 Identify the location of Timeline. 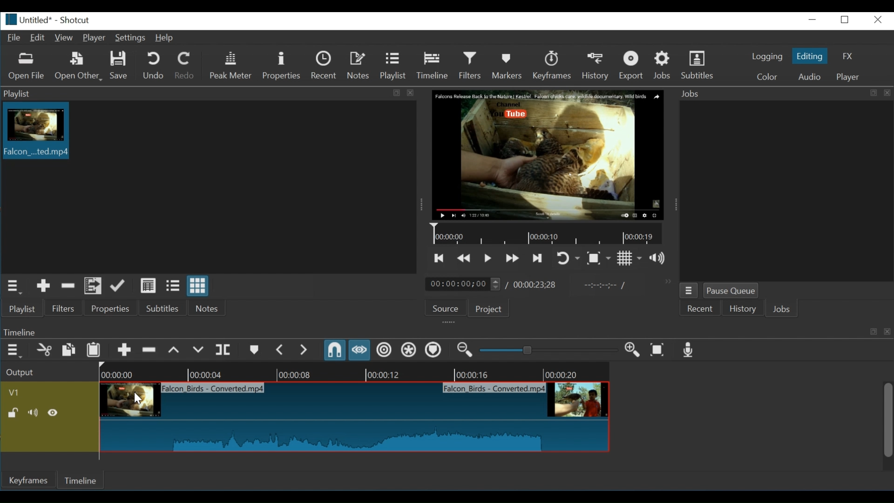
(84, 479).